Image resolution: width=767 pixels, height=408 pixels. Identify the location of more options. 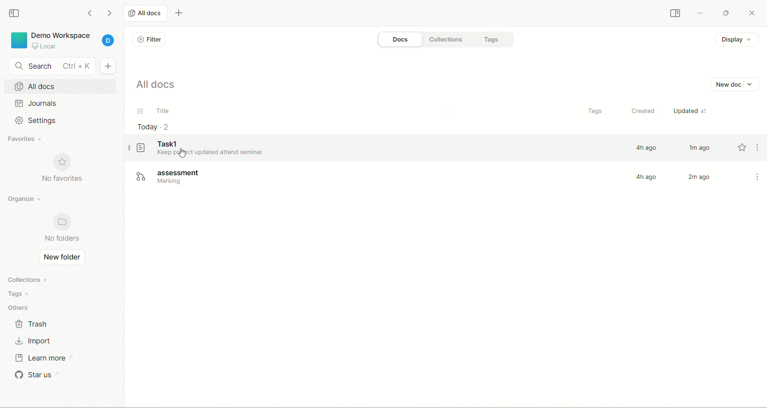
(758, 147).